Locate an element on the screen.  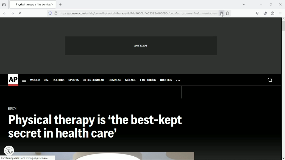
Transferring data from www.google.com is located at coordinates (29, 158).